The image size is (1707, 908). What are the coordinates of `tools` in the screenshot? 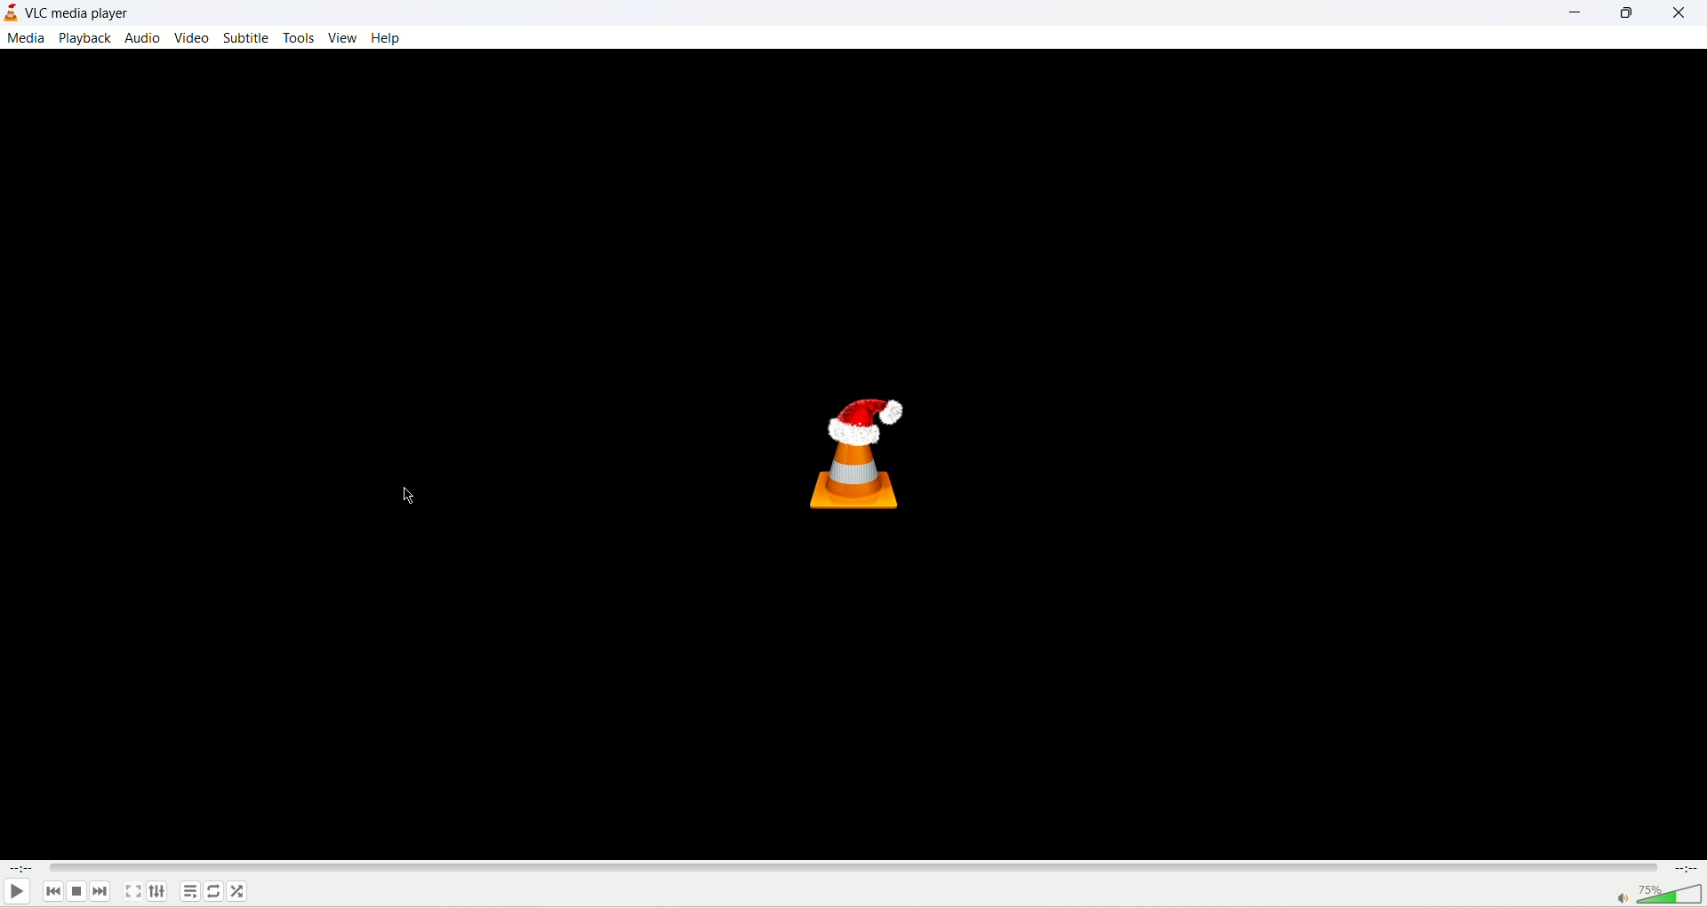 It's located at (298, 38).